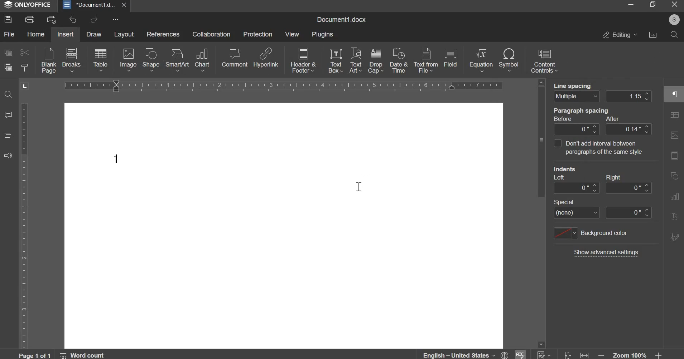  I want to click on paragraph spacing, so click(628, 129).